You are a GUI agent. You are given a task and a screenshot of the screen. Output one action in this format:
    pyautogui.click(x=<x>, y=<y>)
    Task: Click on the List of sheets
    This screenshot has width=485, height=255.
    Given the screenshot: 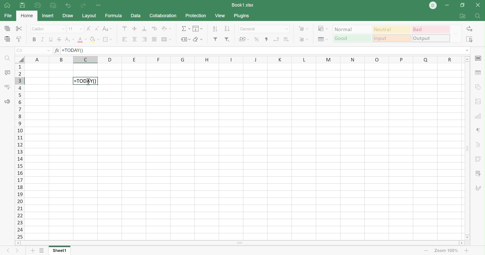 What is the action you would take?
    pyautogui.click(x=42, y=250)
    